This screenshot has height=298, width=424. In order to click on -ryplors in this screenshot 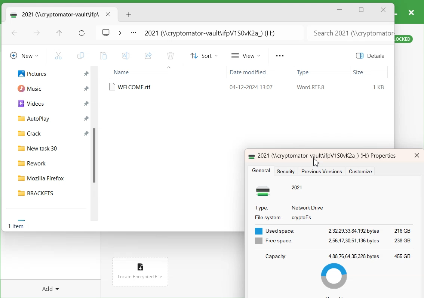, I will do `click(303, 217)`.